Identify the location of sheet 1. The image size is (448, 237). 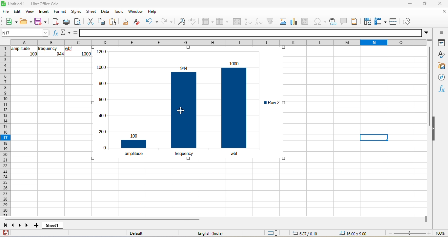
(53, 227).